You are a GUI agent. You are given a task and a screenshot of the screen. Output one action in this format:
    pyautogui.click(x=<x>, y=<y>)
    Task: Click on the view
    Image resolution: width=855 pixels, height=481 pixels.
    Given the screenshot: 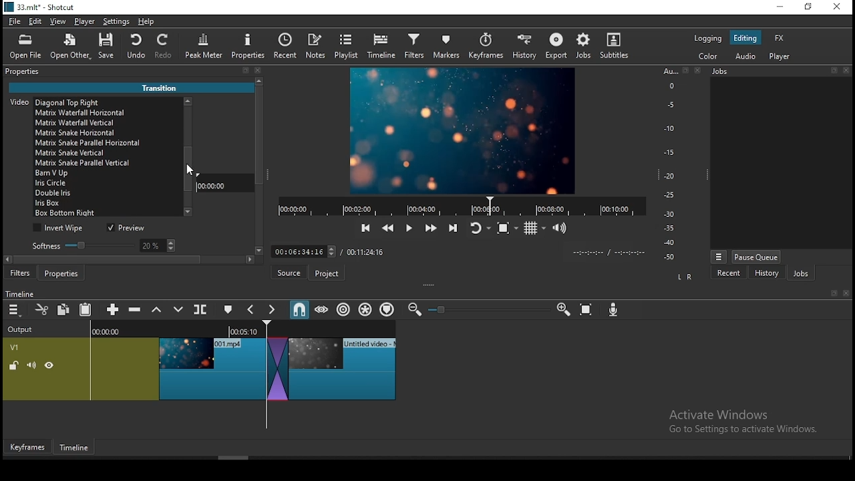 What is the action you would take?
    pyautogui.click(x=60, y=23)
    